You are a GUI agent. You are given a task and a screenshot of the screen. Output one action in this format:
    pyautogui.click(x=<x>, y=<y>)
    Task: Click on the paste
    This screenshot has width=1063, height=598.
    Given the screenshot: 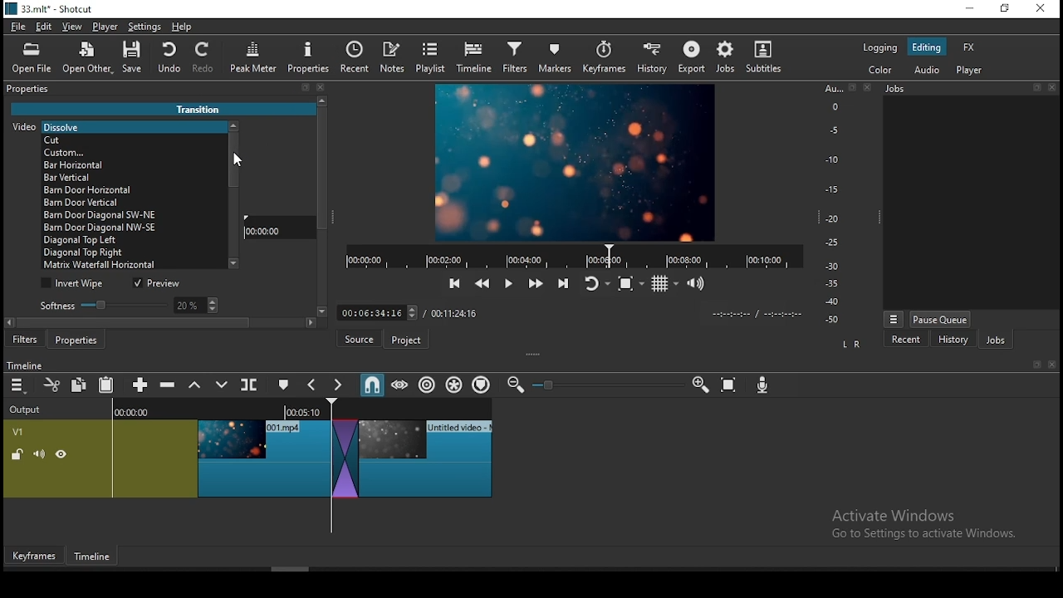 What is the action you would take?
    pyautogui.click(x=109, y=386)
    